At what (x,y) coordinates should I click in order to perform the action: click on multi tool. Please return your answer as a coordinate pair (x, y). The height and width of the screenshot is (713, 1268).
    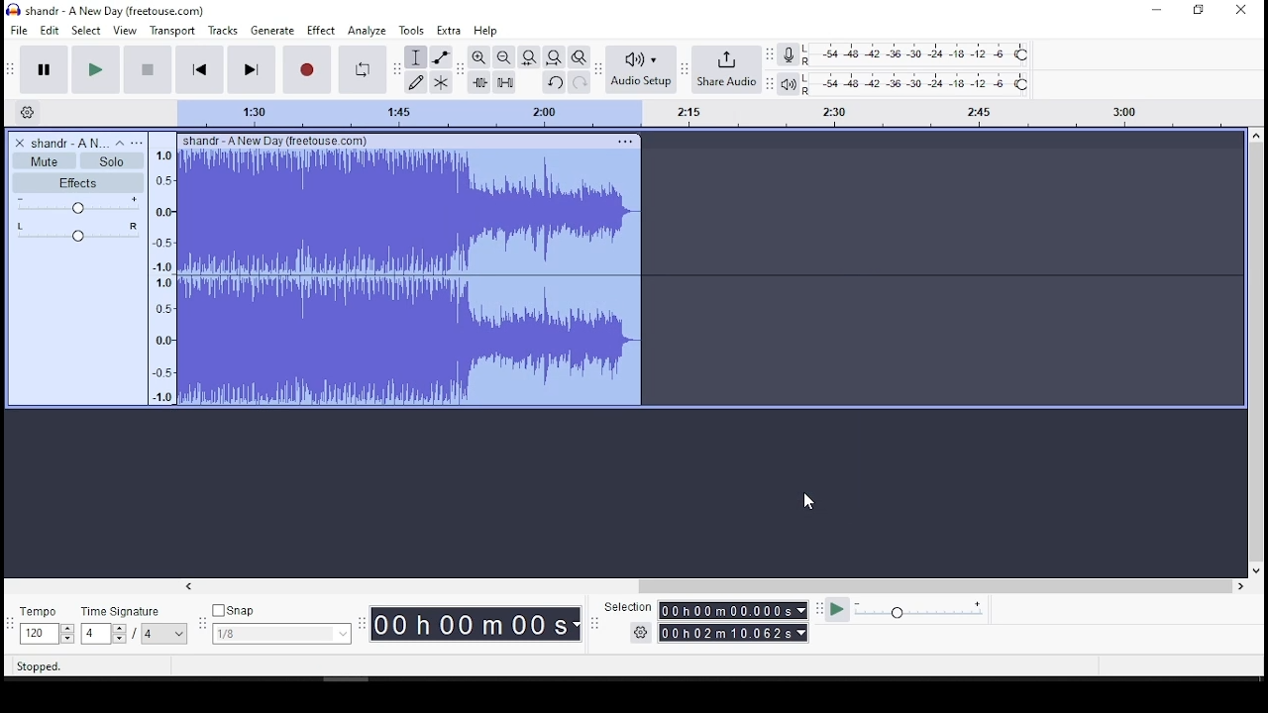
    Looking at the image, I should click on (442, 83).